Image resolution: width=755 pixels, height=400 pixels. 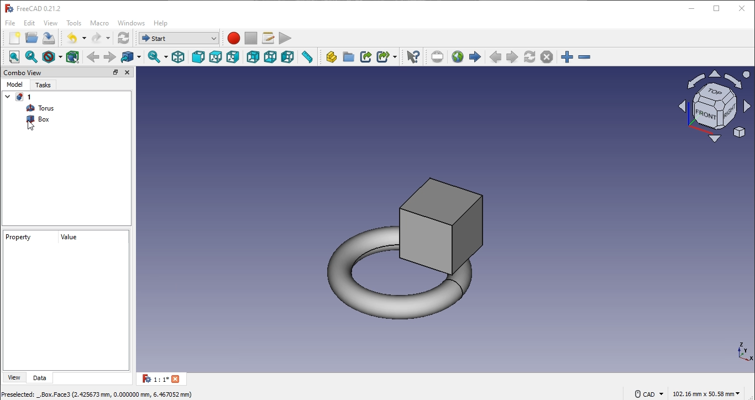 I want to click on macros, so click(x=267, y=39).